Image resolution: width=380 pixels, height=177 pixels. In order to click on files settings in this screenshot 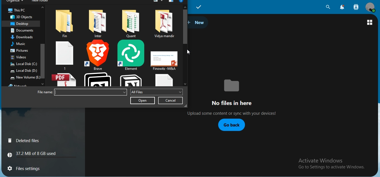, I will do `click(33, 168)`.